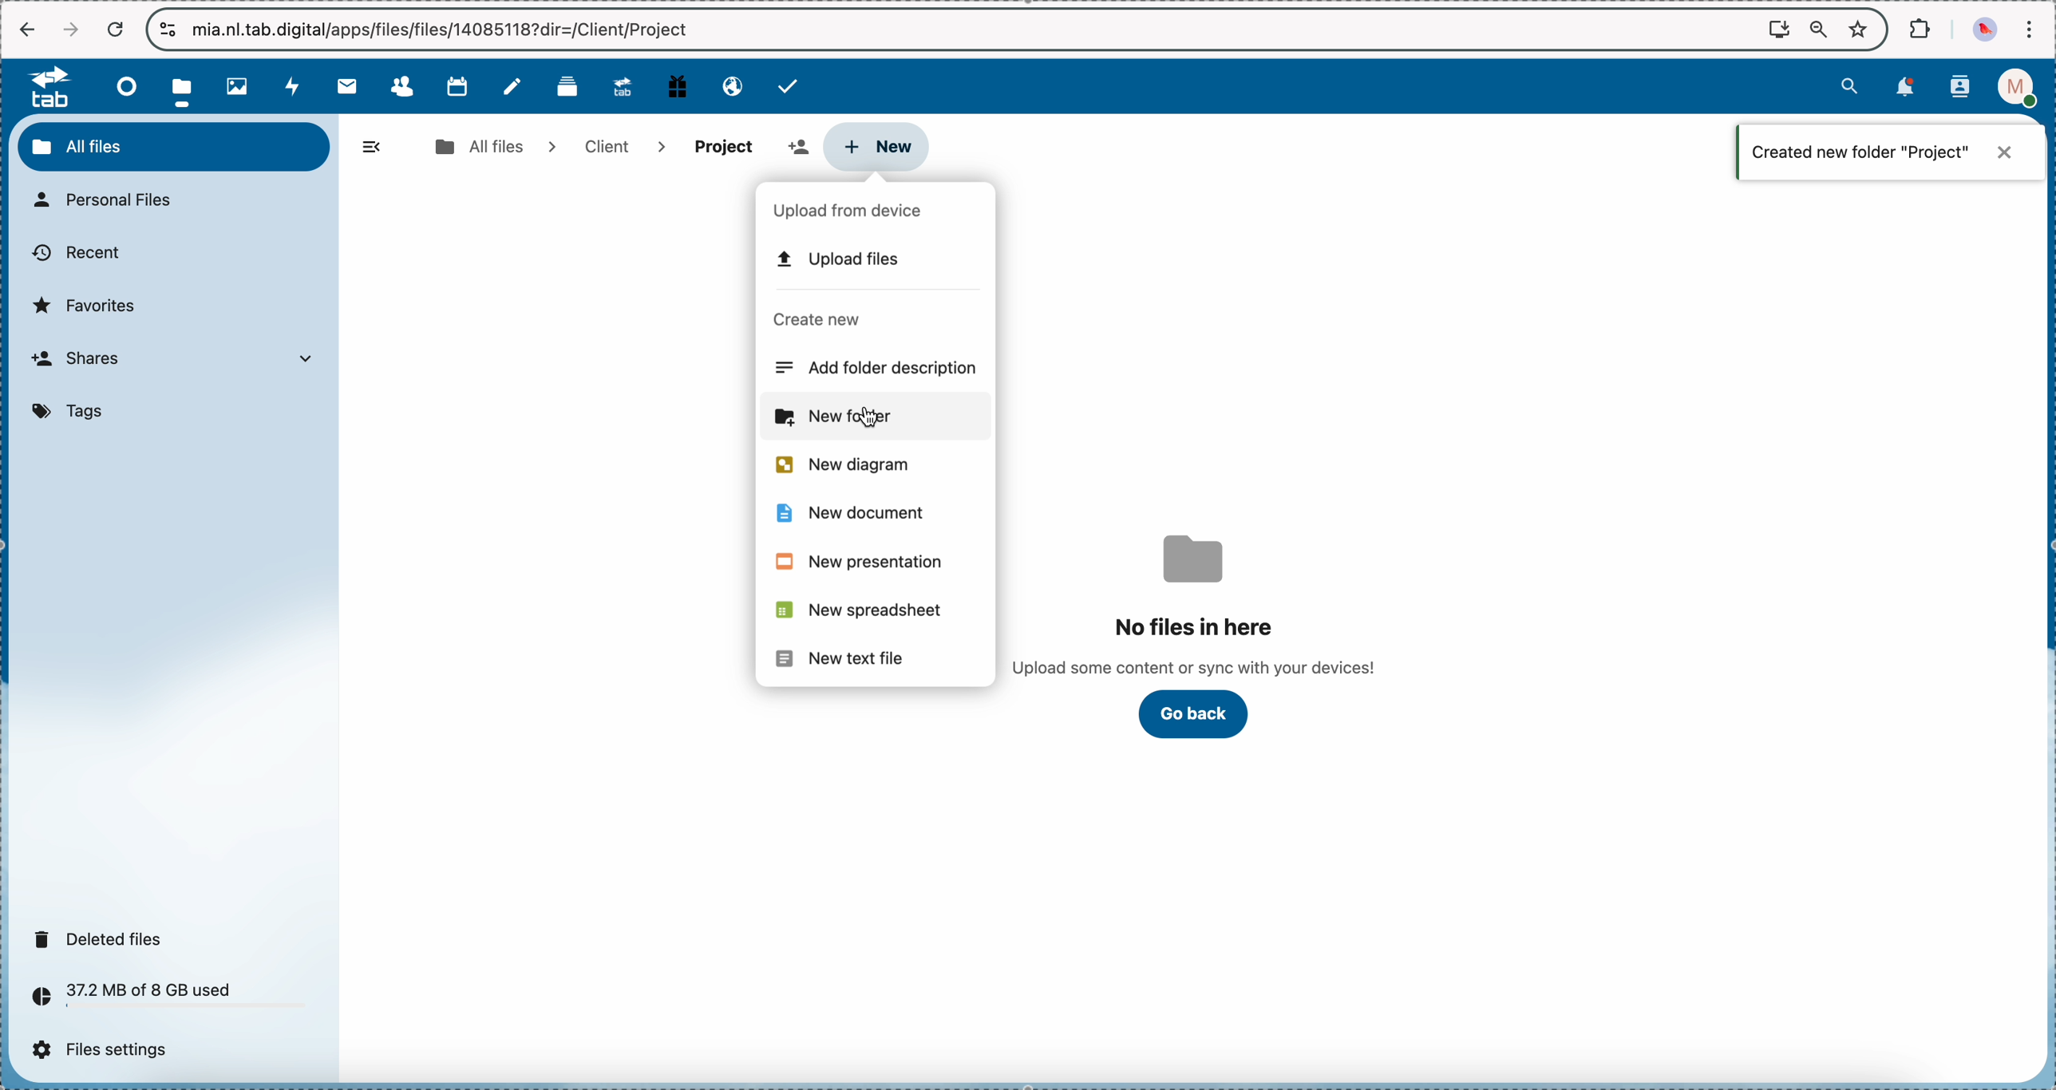  Describe the element at coordinates (2022, 88) in the screenshot. I see `profile` at that location.